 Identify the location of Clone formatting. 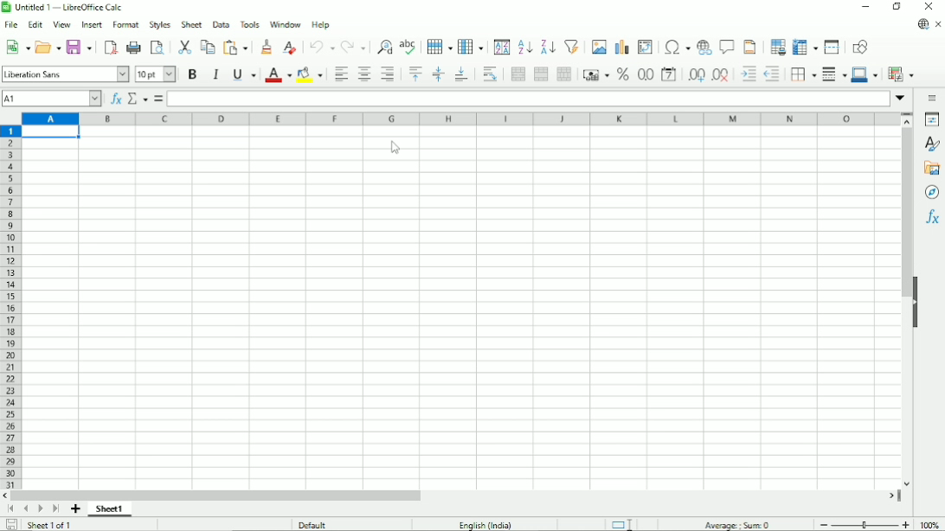
(267, 48).